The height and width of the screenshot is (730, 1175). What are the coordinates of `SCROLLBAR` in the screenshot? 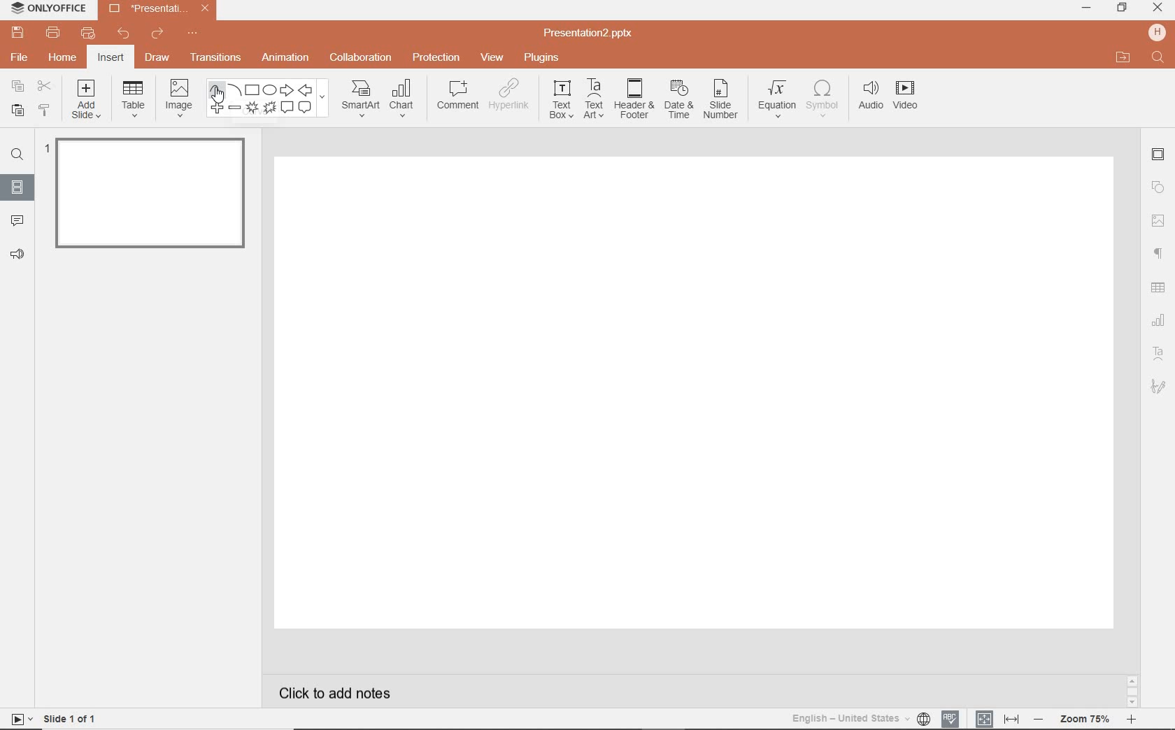 It's located at (1132, 689).